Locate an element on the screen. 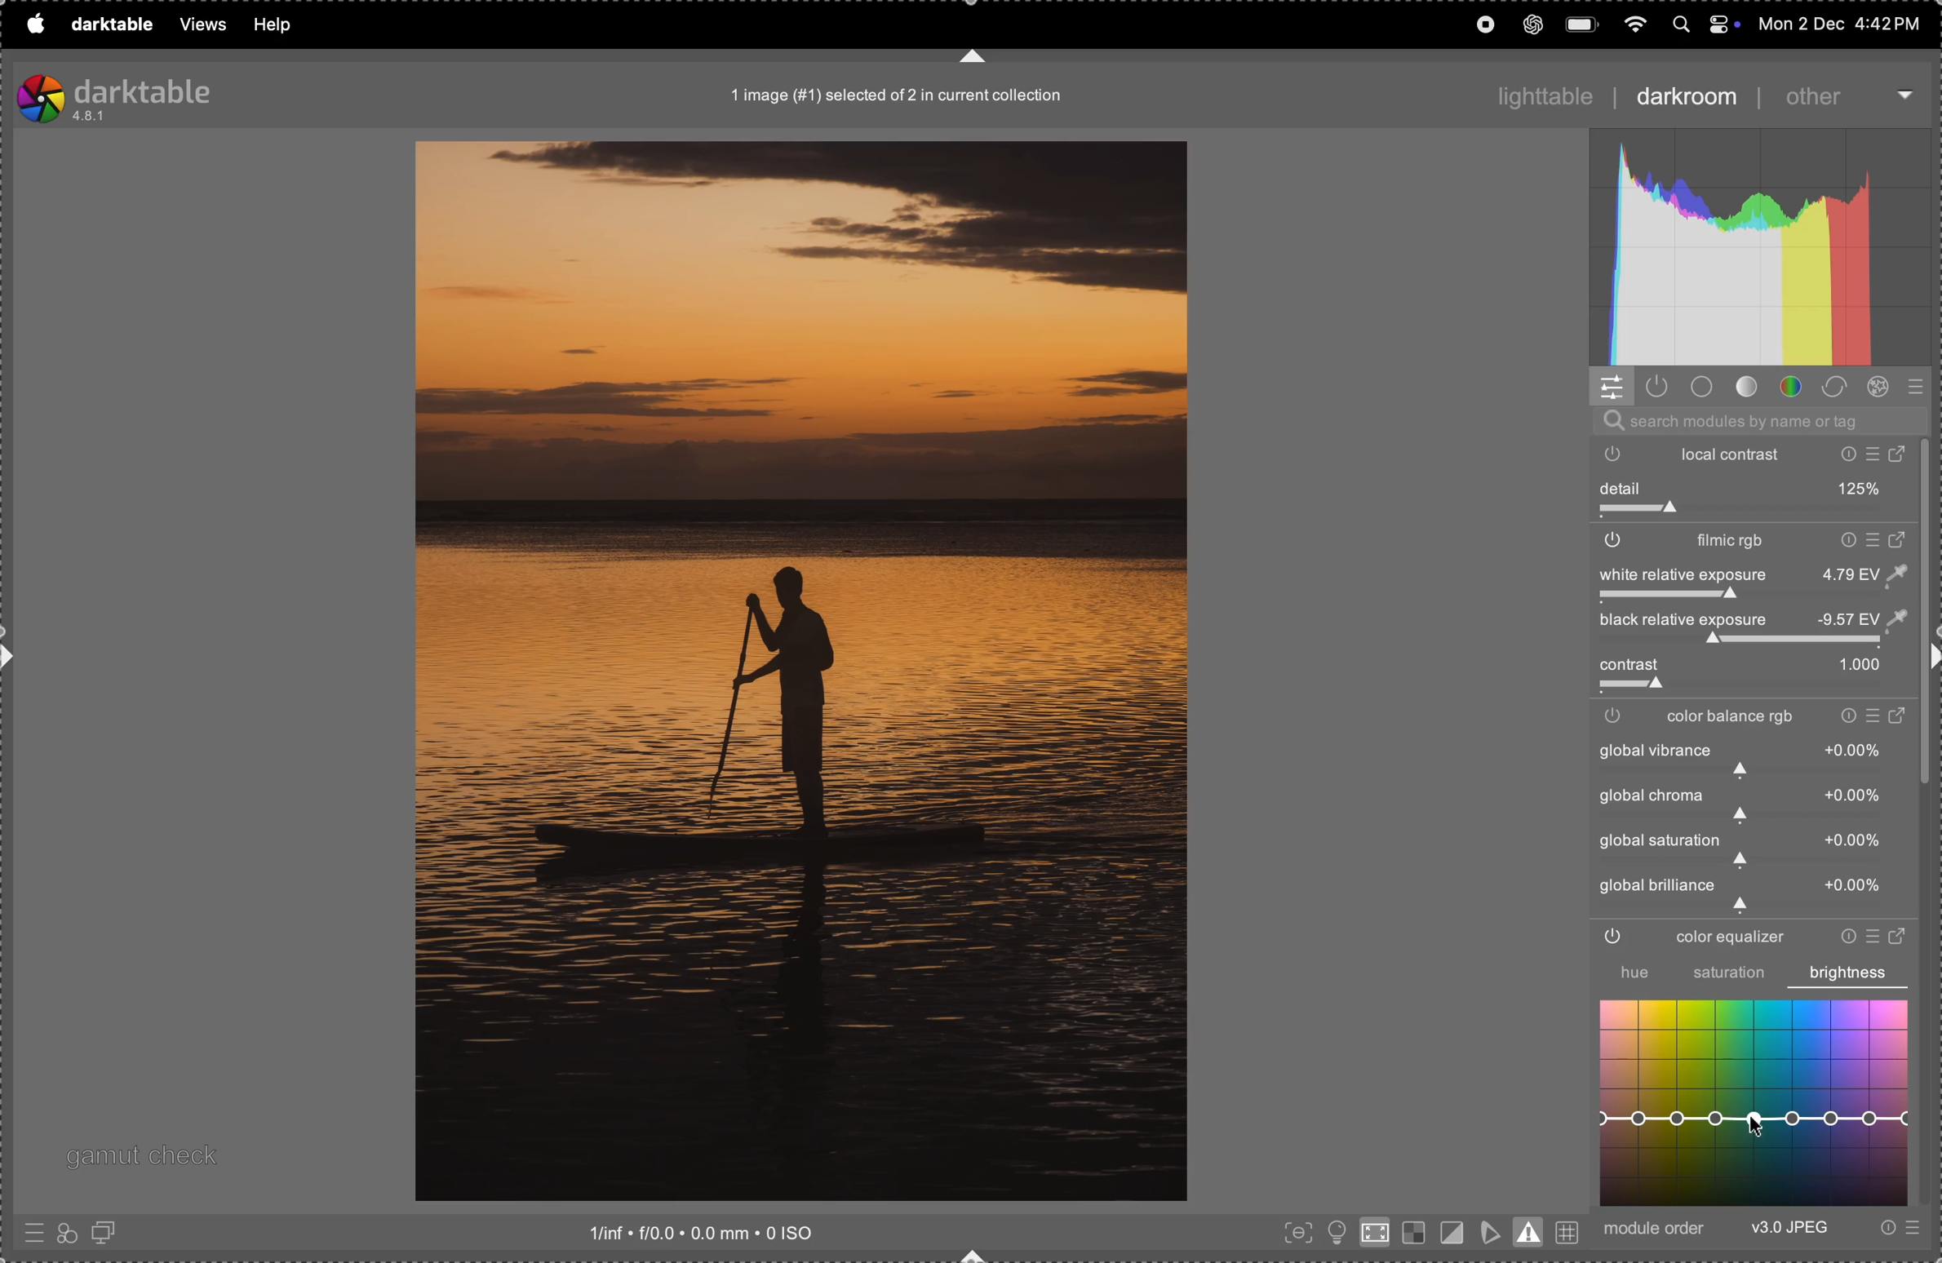 The width and height of the screenshot is (1942, 1263). toggle iso is located at coordinates (1373, 1236).